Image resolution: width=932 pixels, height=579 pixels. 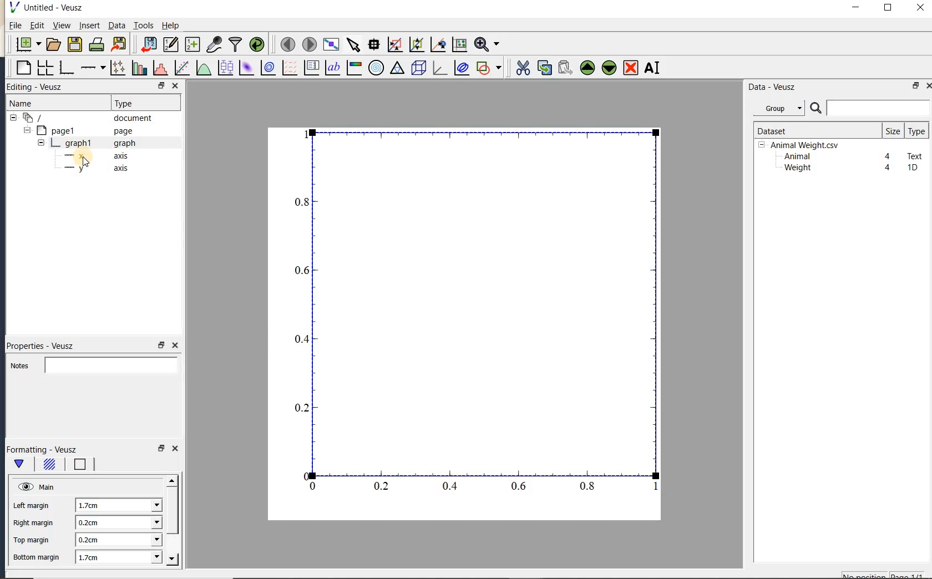 What do you see at coordinates (93, 156) in the screenshot?
I see `axis` at bounding box center [93, 156].